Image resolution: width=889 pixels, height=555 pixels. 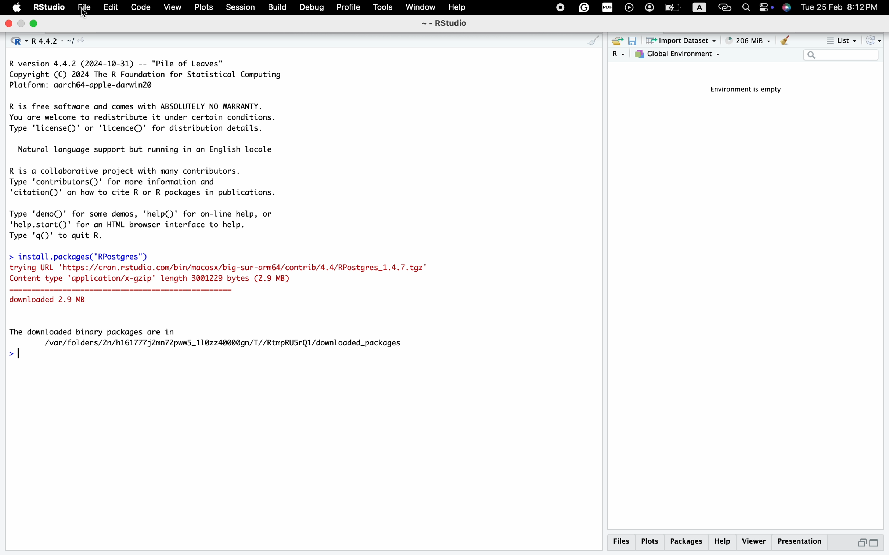 What do you see at coordinates (700, 8) in the screenshot?
I see `A` at bounding box center [700, 8].